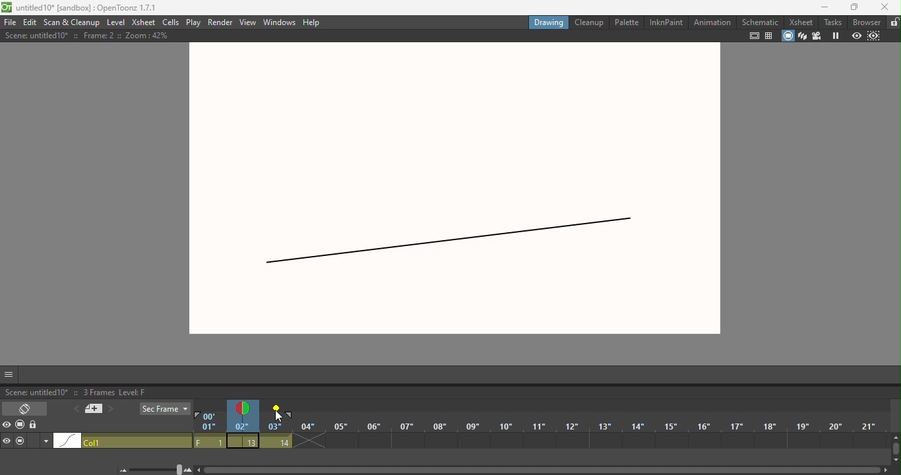 Image resolution: width=901 pixels, height=475 pixels. Describe the element at coordinates (190, 470) in the screenshot. I see `Zoom in` at that location.